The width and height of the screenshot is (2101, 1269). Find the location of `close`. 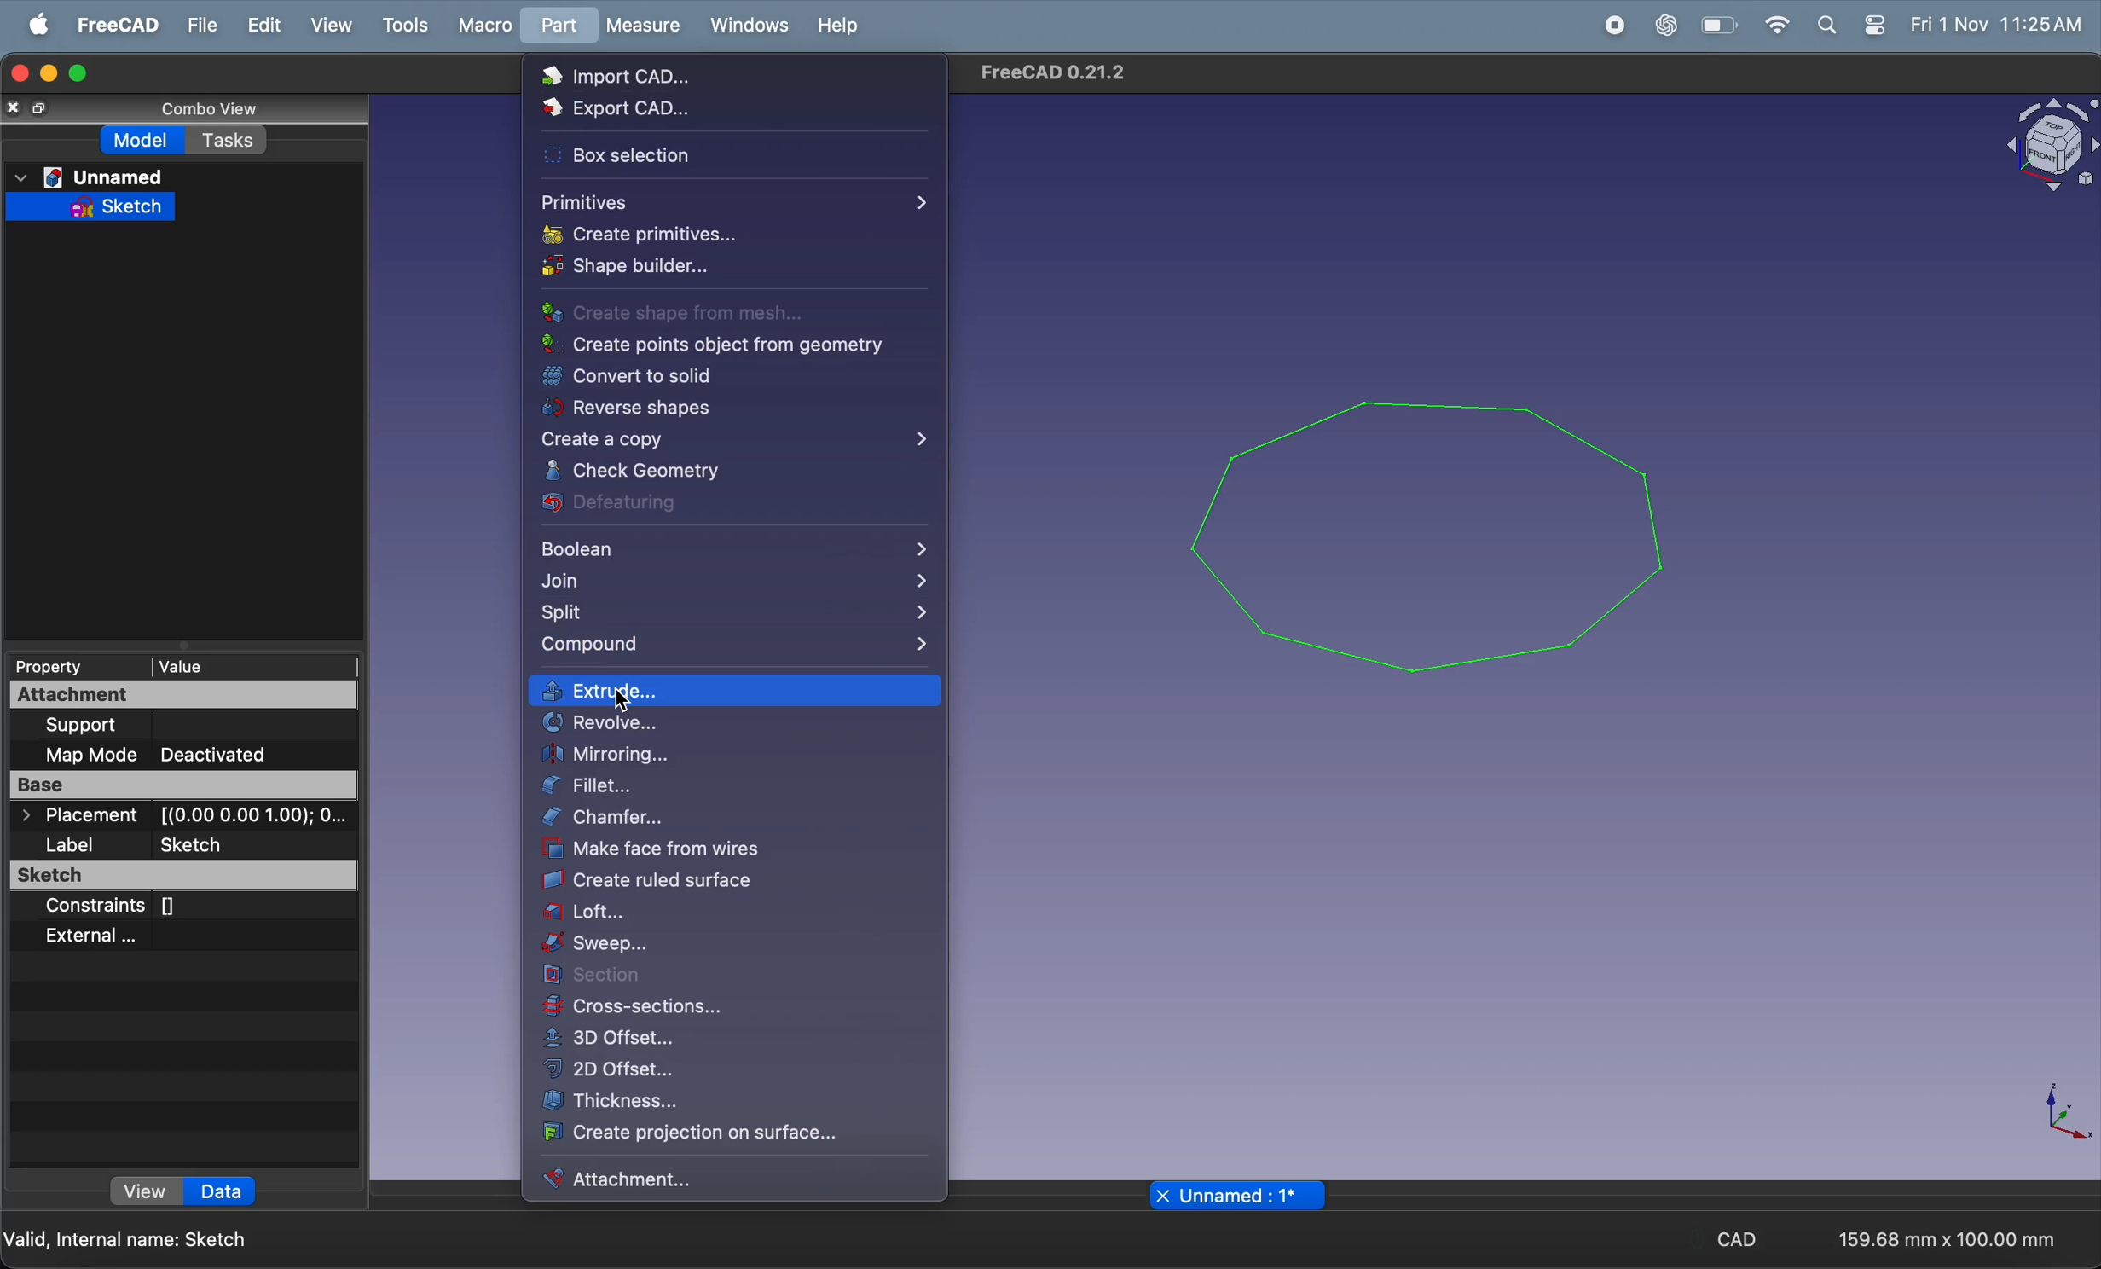

close is located at coordinates (14, 111).